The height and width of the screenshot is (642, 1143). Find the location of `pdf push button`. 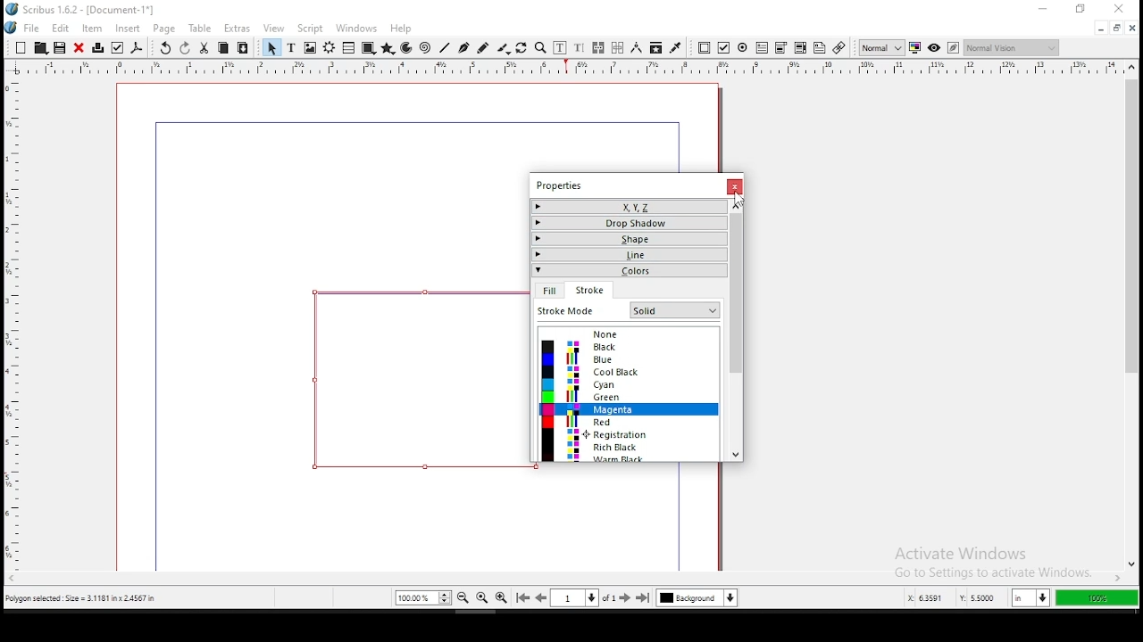

pdf push button is located at coordinates (705, 49).